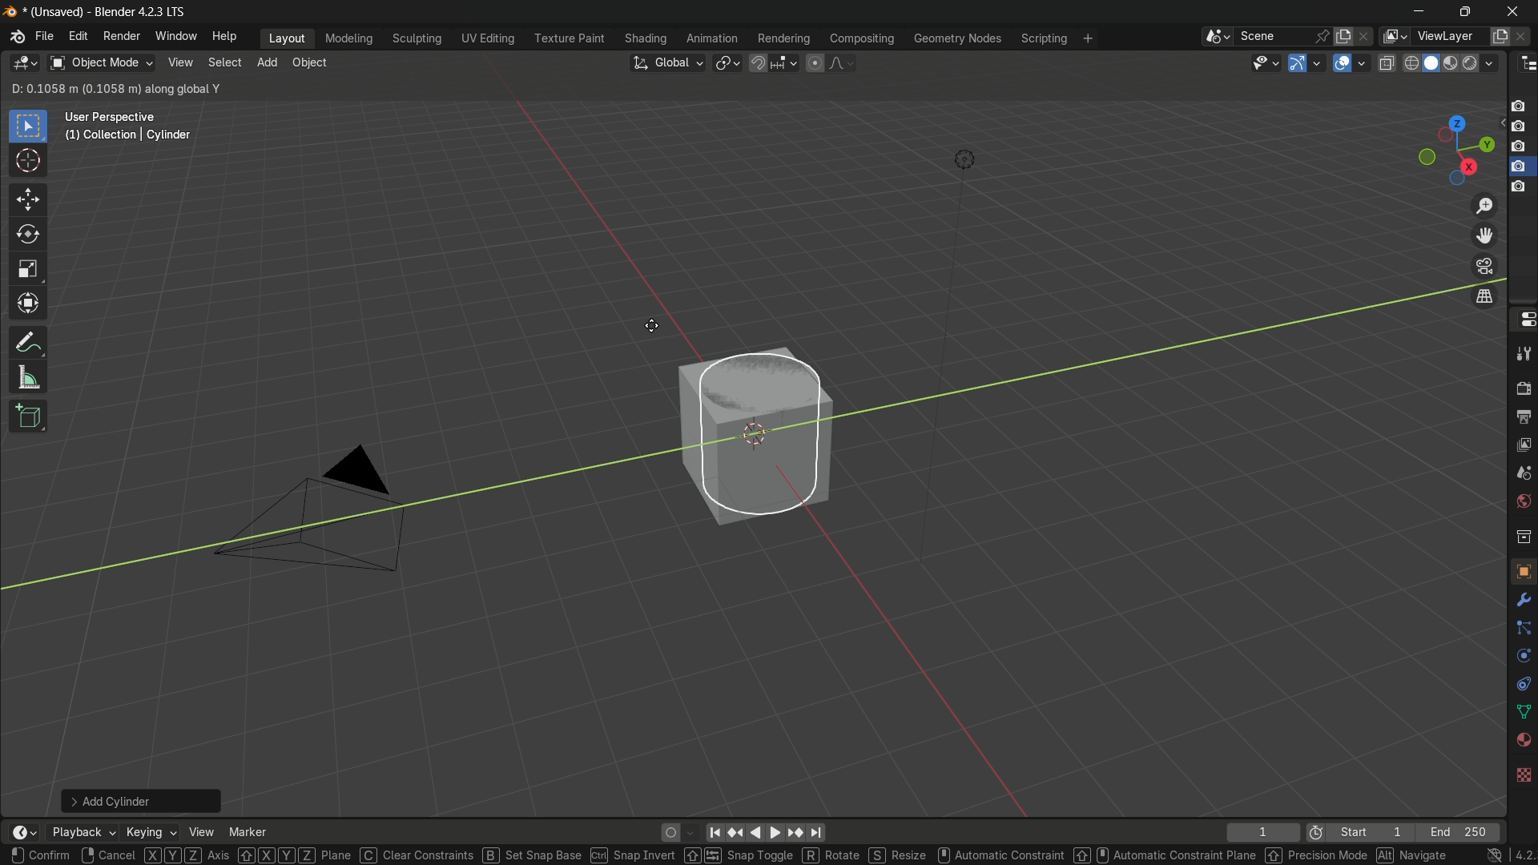 The image size is (1538, 865). Describe the element at coordinates (717, 834) in the screenshot. I see `move to the beginning` at that location.